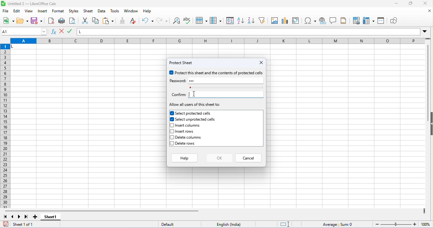 Image resolution: width=433 pixels, height=228 pixels. I want to click on horizontal scroll bar, so click(103, 211).